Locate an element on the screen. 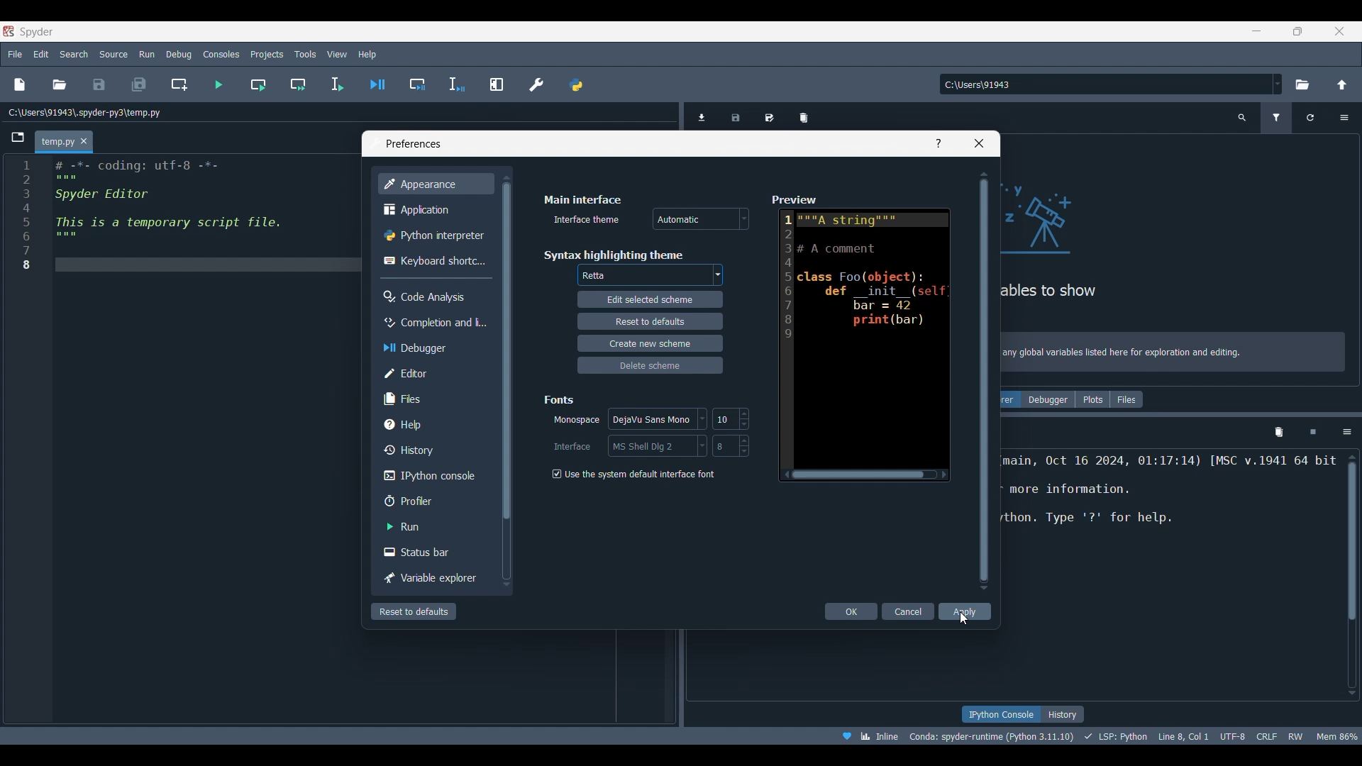 This screenshot has width=1362, height=766. IPython console is located at coordinates (1000, 714).